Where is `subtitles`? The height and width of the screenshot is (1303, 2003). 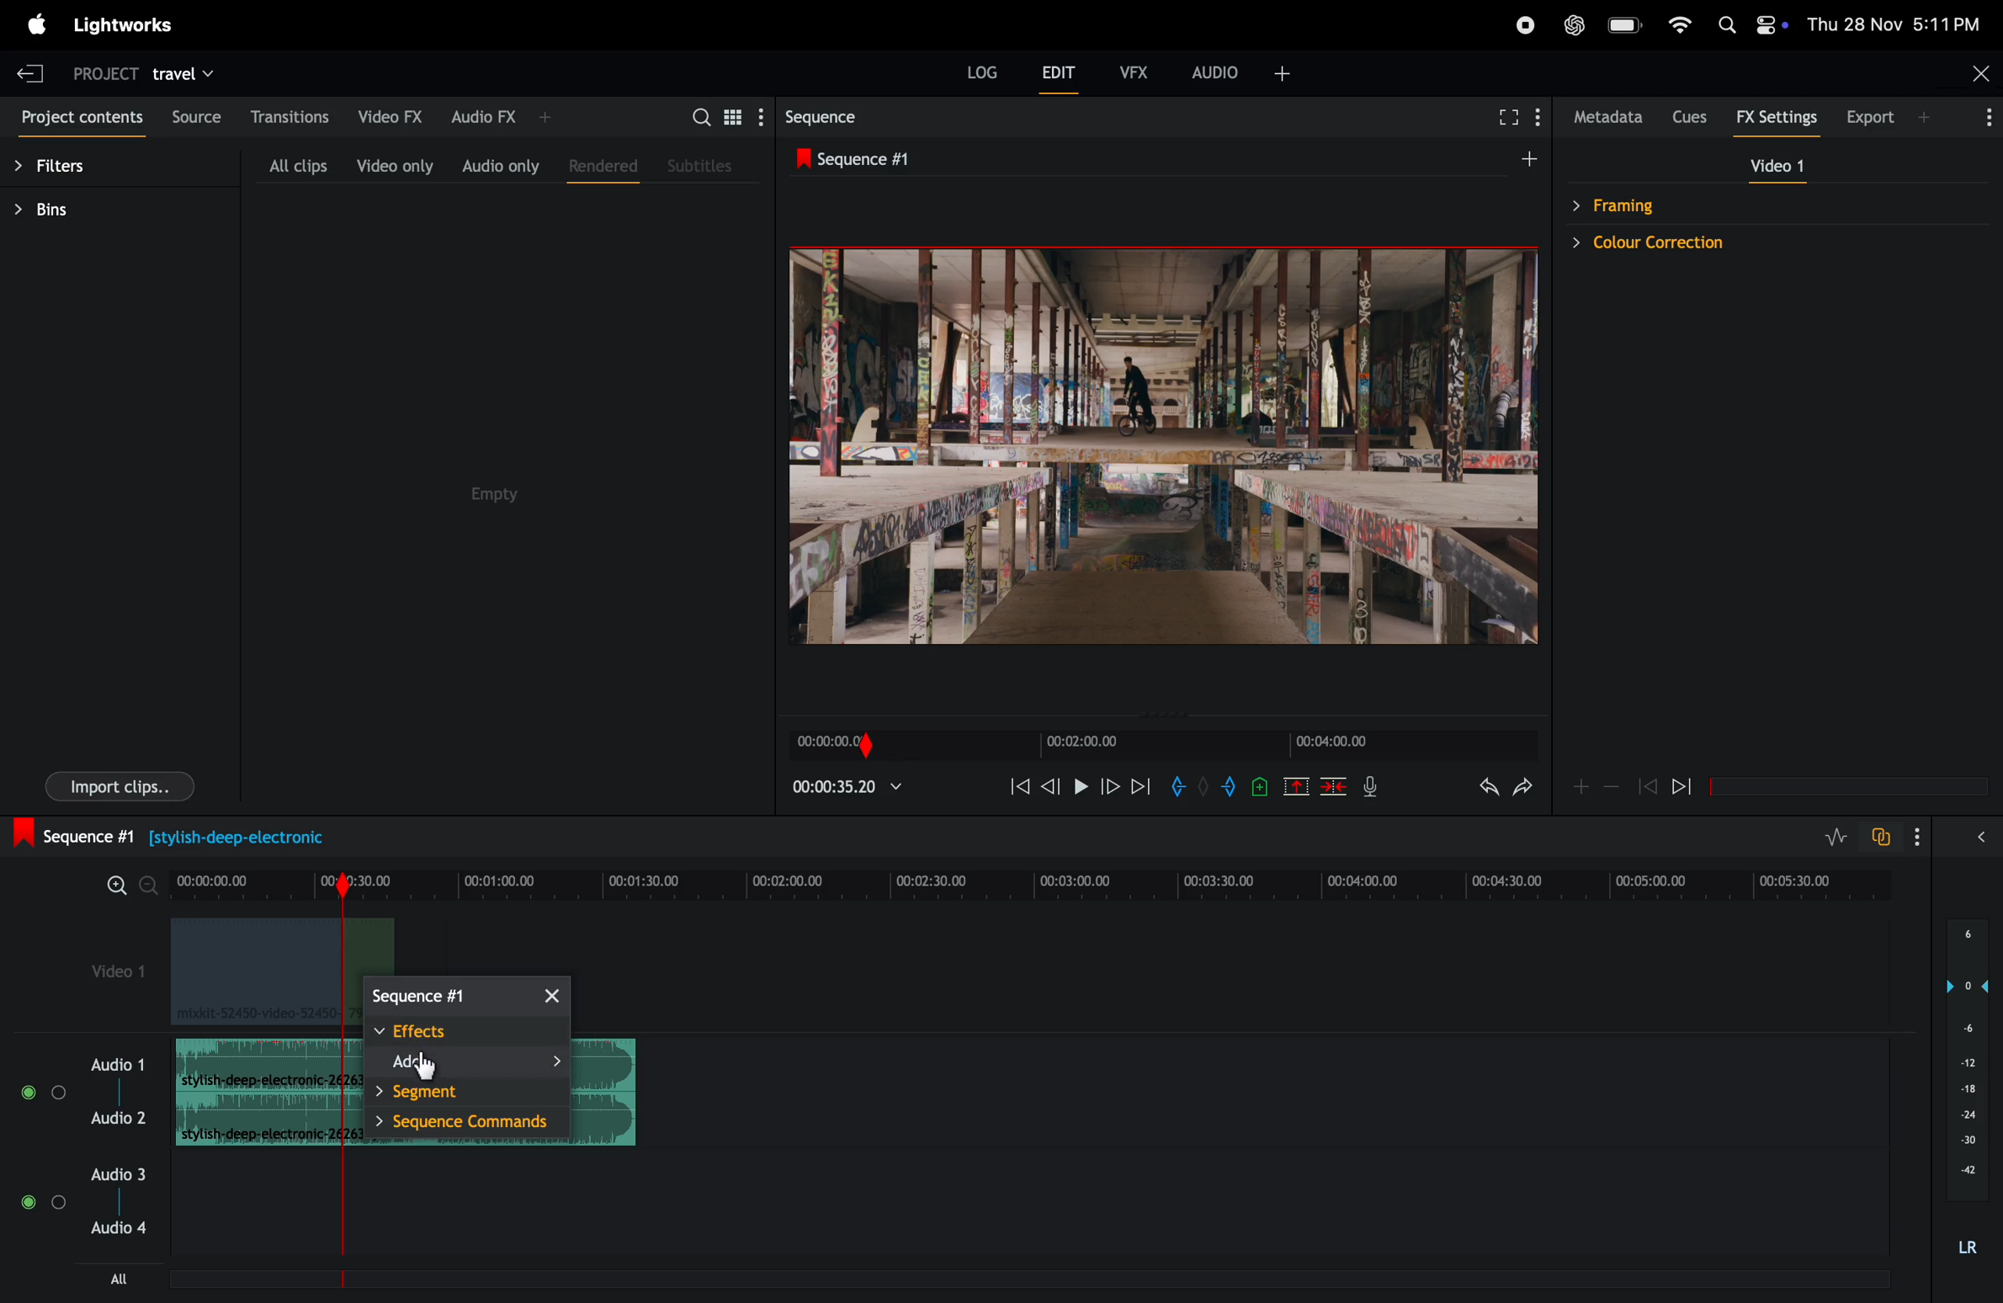
subtitles is located at coordinates (703, 168).